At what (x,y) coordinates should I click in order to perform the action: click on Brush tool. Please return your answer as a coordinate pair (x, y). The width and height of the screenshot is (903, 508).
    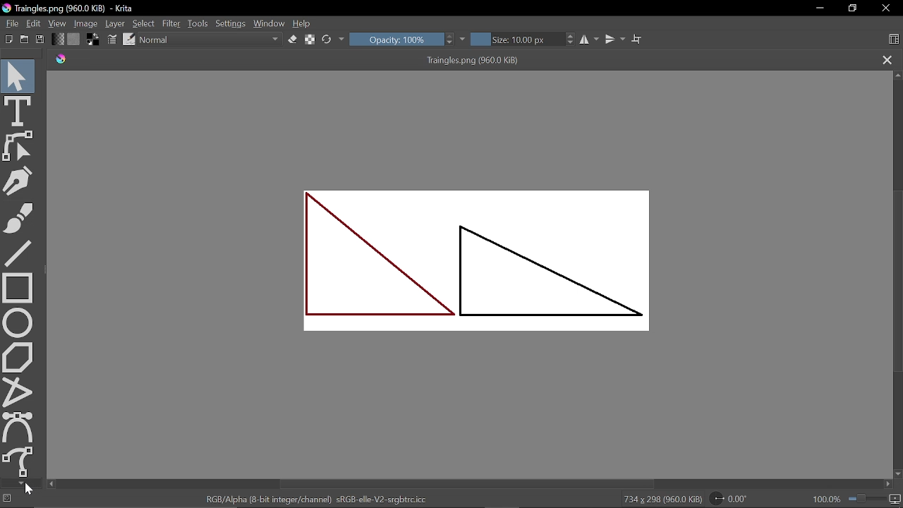
    Looking at the image, I should click on (20, 217).